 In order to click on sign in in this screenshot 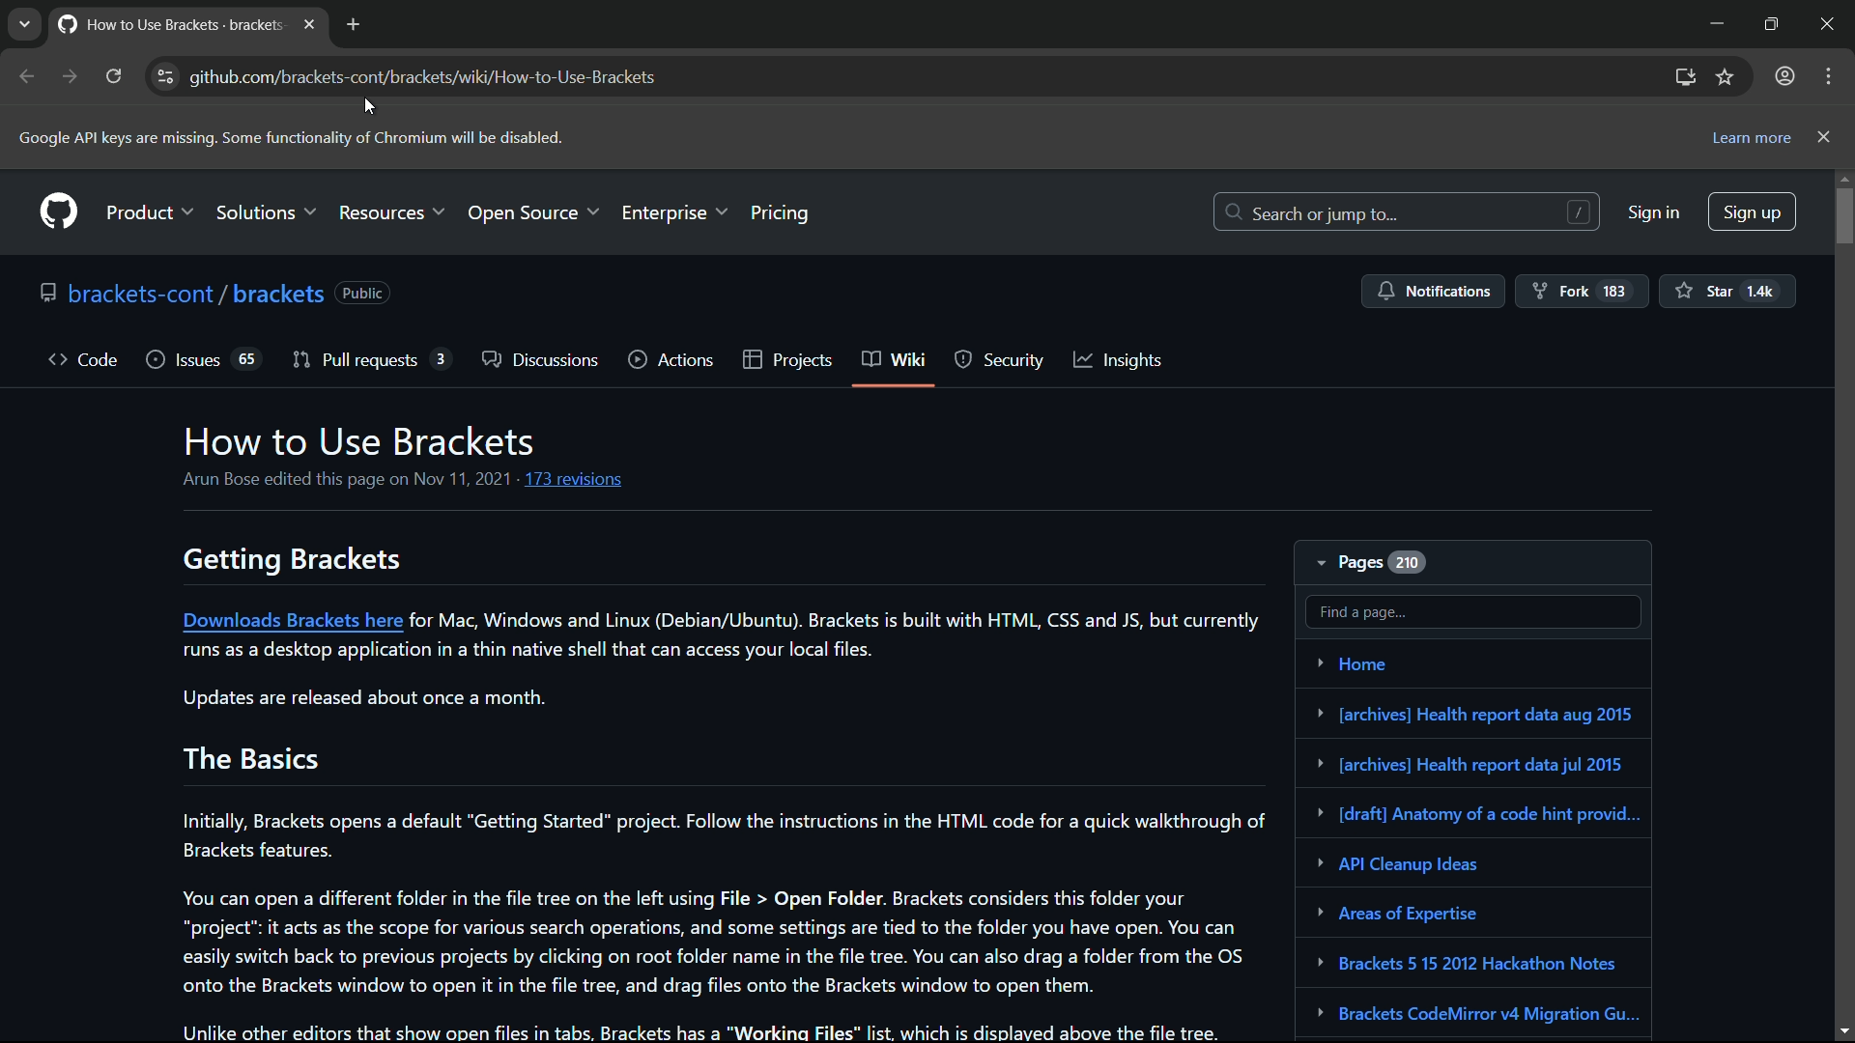, I will do `click(1654, 212)`.